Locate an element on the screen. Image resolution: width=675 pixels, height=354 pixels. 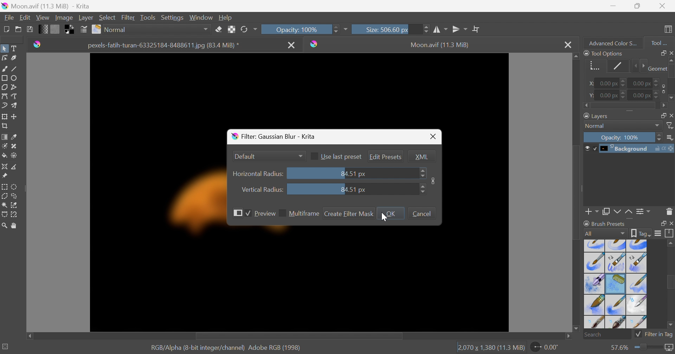
Set eraser mode is located at coordinates (219, 29).